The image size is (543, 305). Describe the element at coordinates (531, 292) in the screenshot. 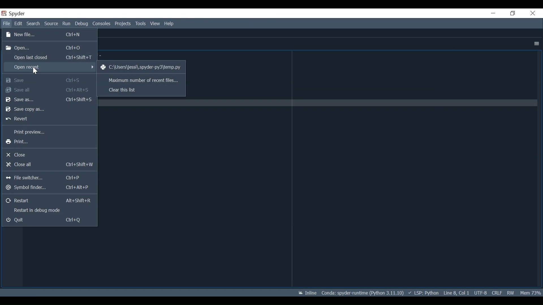

I see `Memory Usage` at that location.